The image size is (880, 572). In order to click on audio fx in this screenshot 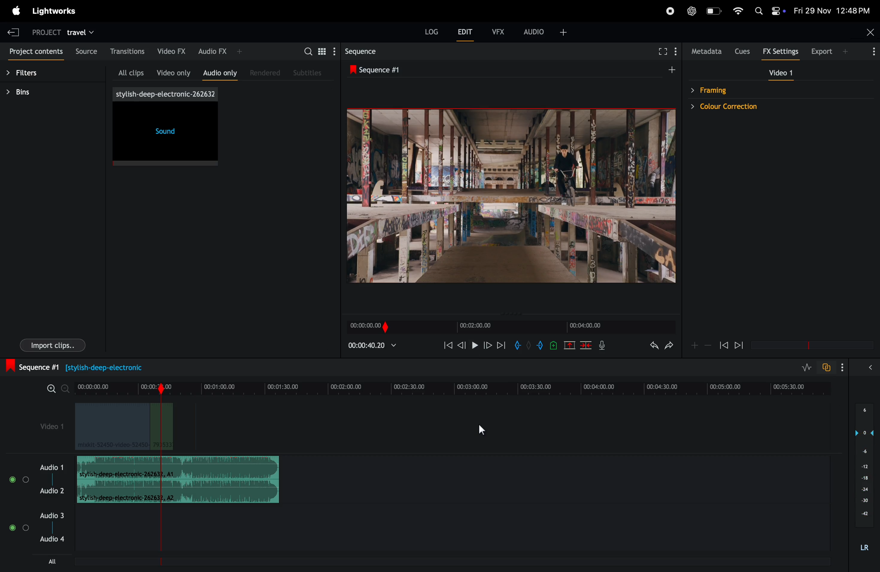, I will do `click(221, 51)`.